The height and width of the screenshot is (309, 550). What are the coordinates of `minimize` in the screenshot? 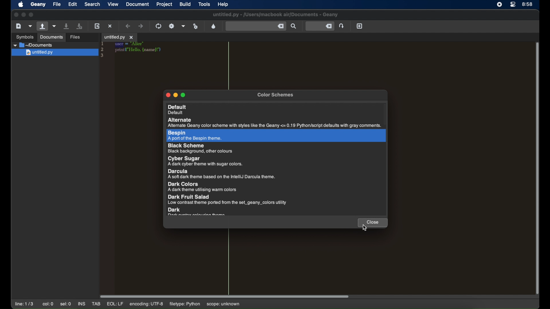 It's located at (23, 15).